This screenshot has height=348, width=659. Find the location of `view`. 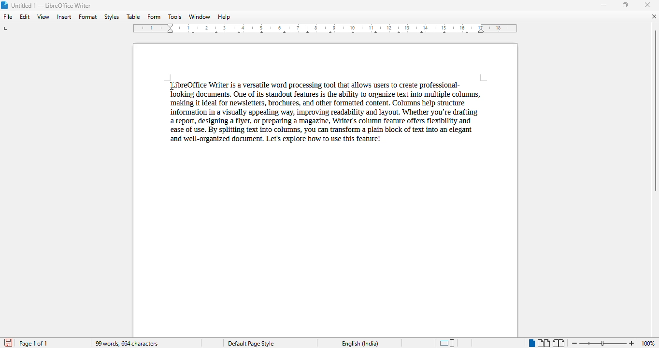

view is located at coordinates (43, 16).